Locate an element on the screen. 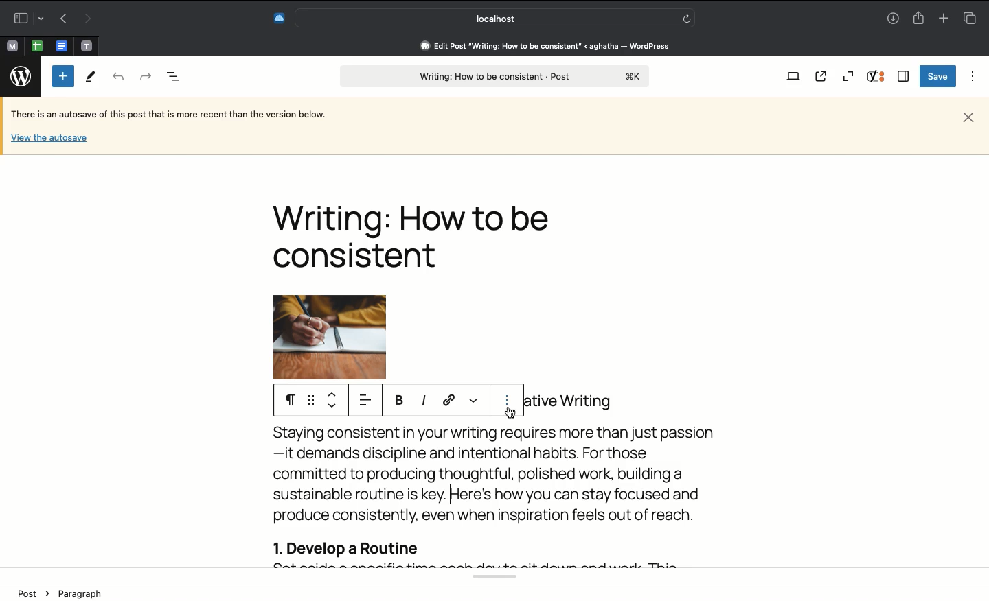  Paragraph is located at coordinates (79, 593).